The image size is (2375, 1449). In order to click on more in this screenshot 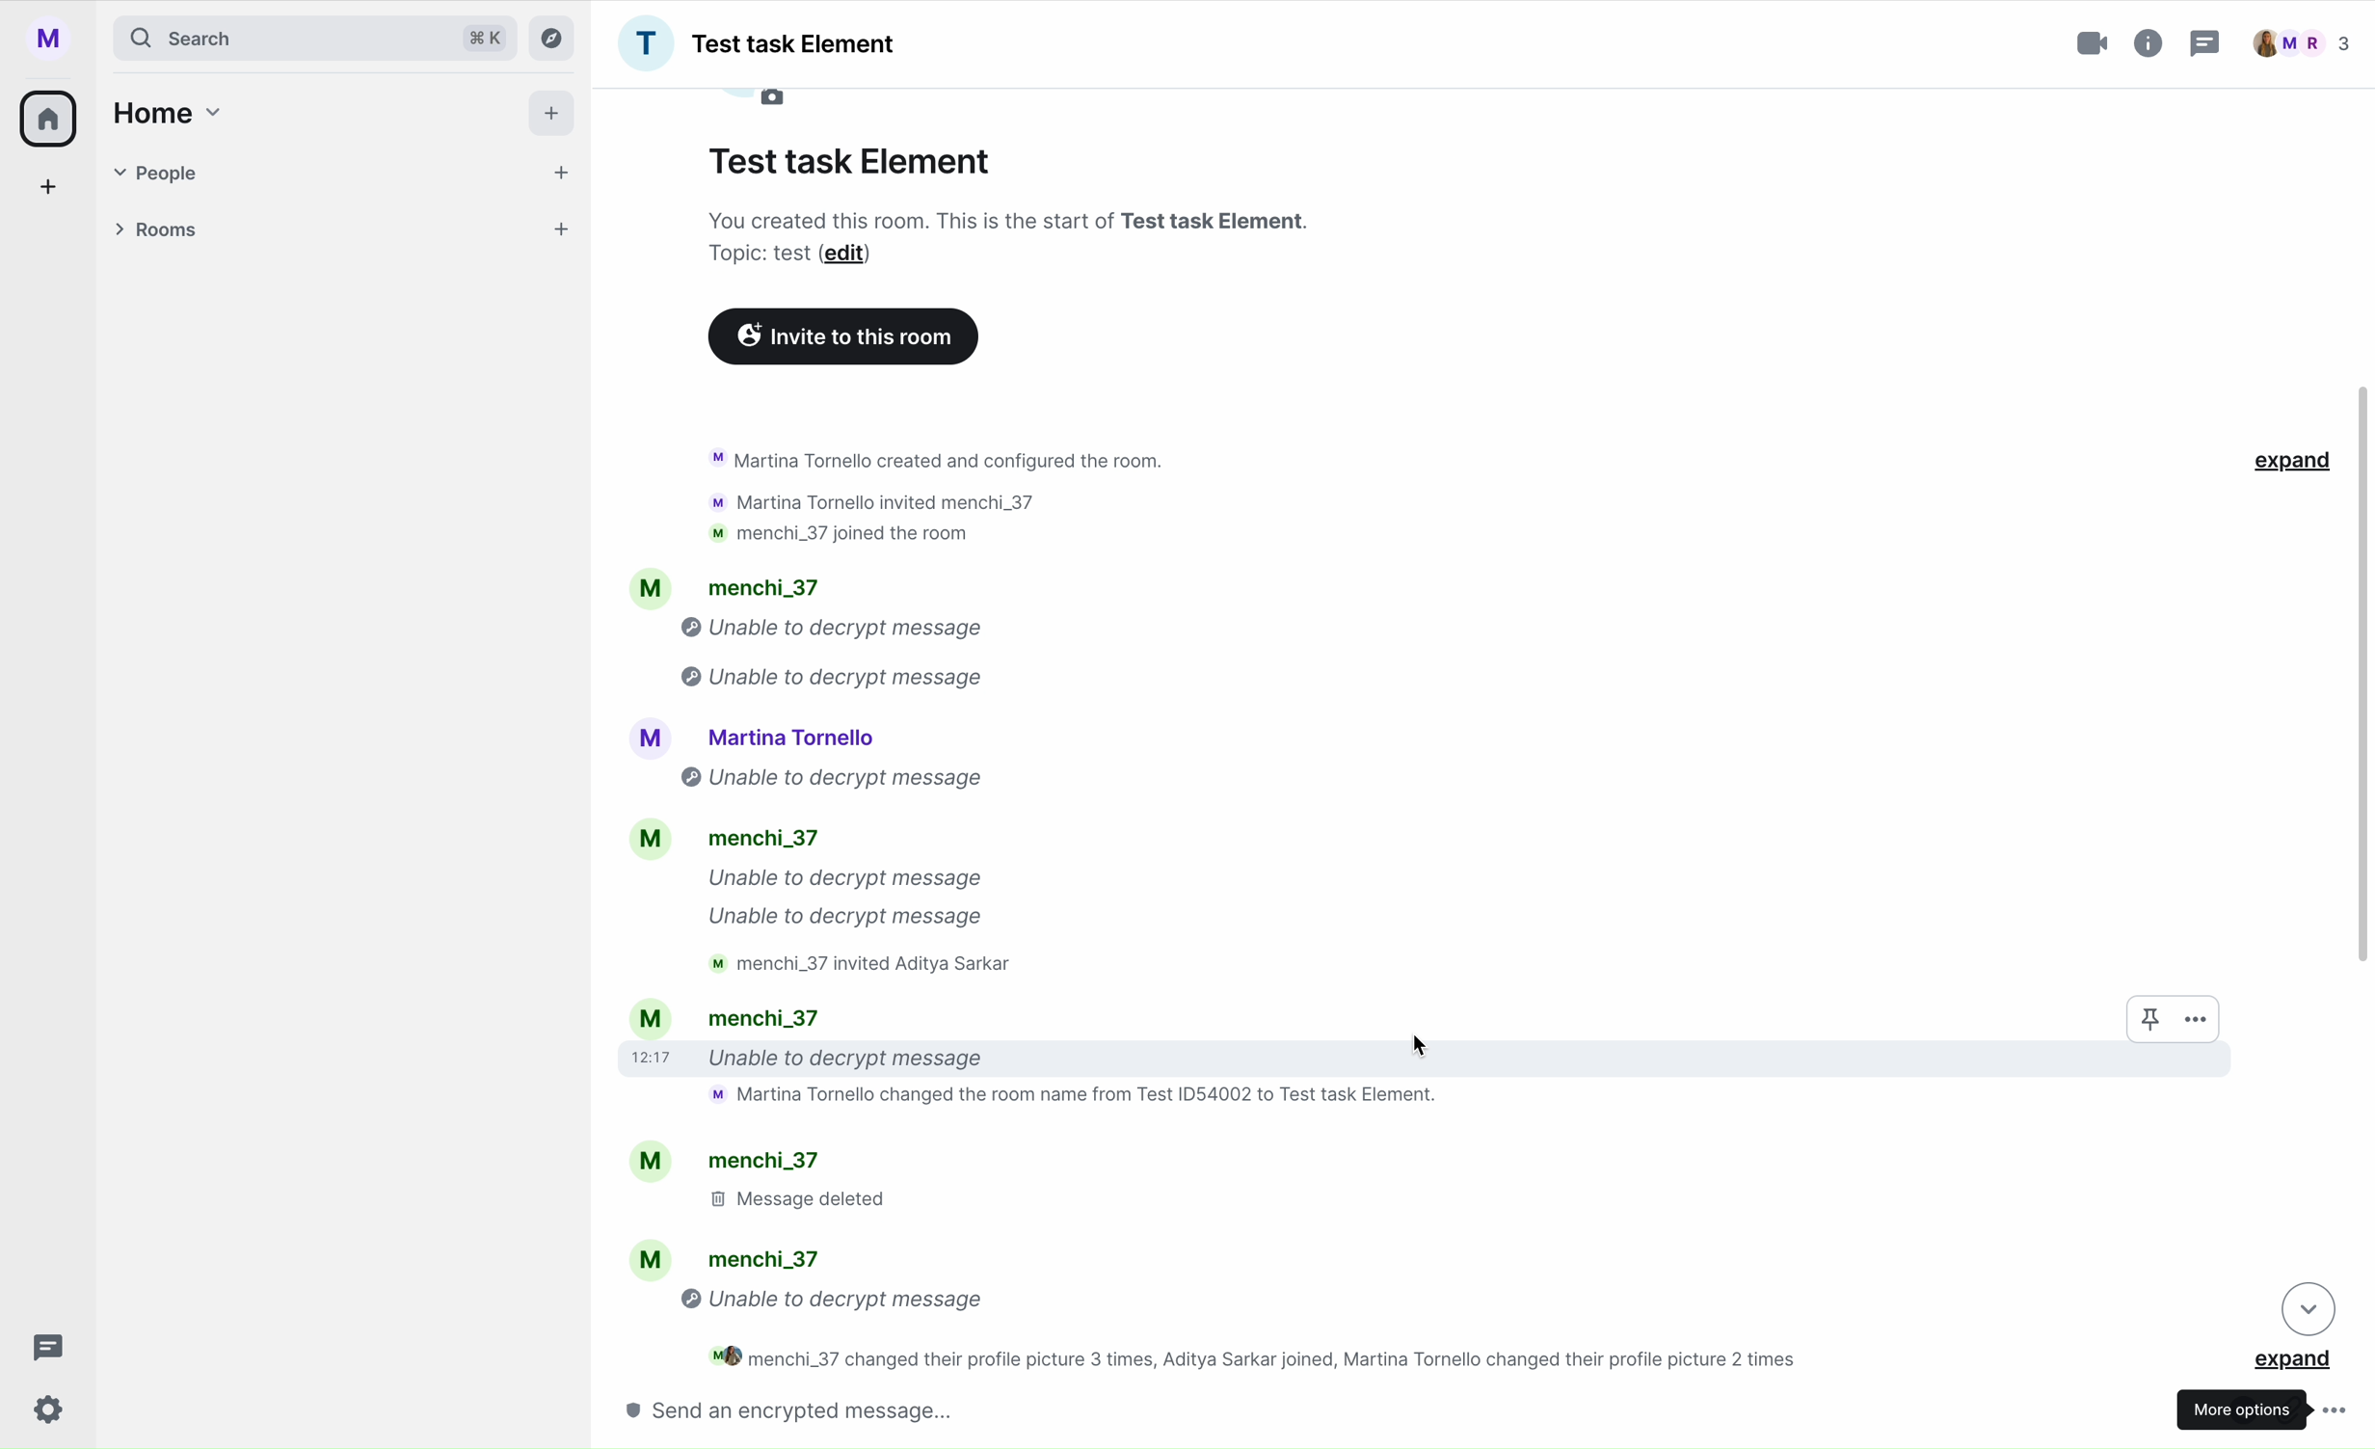, I will do `click(2199, 1018)`.